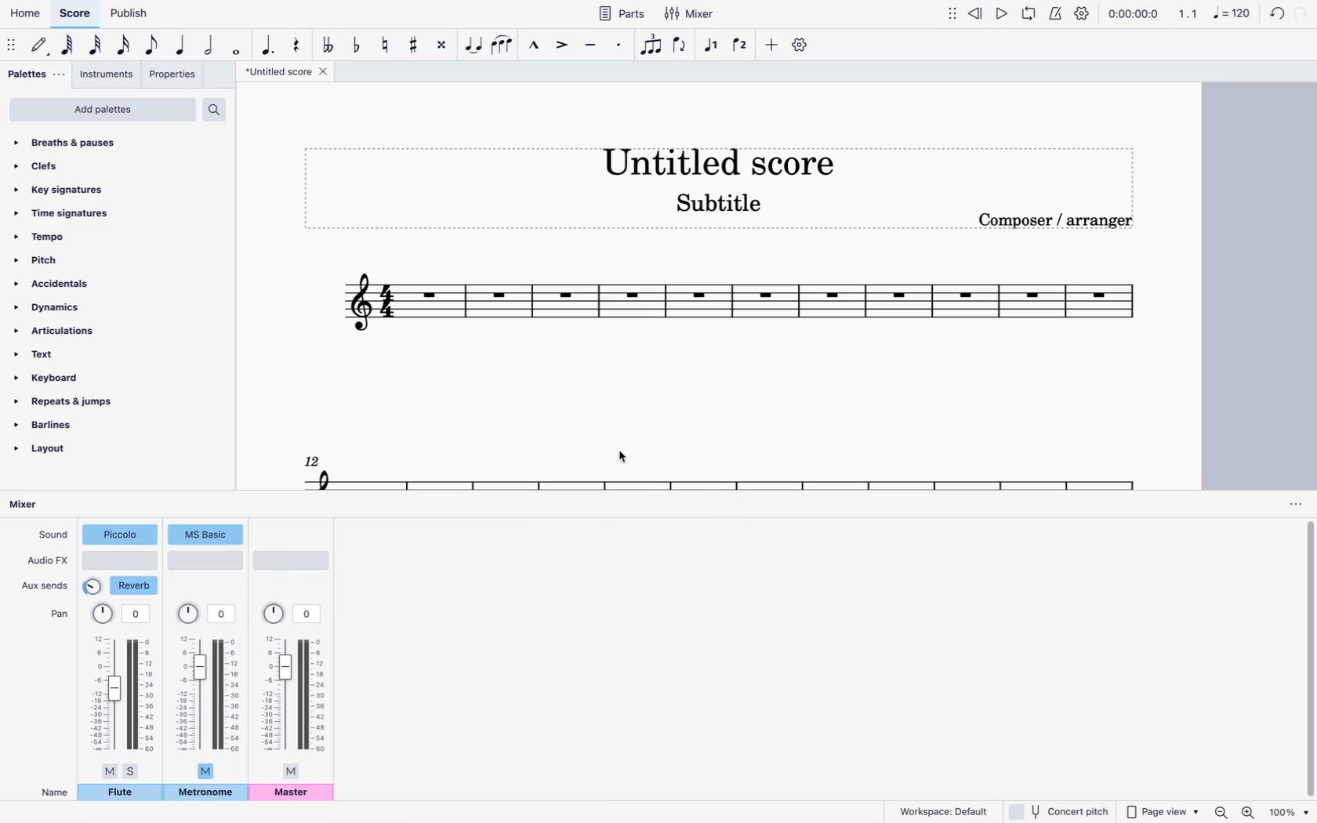 The width and height of the screenshot is (1317, 823). I want to click on score title, so click(289, 71).